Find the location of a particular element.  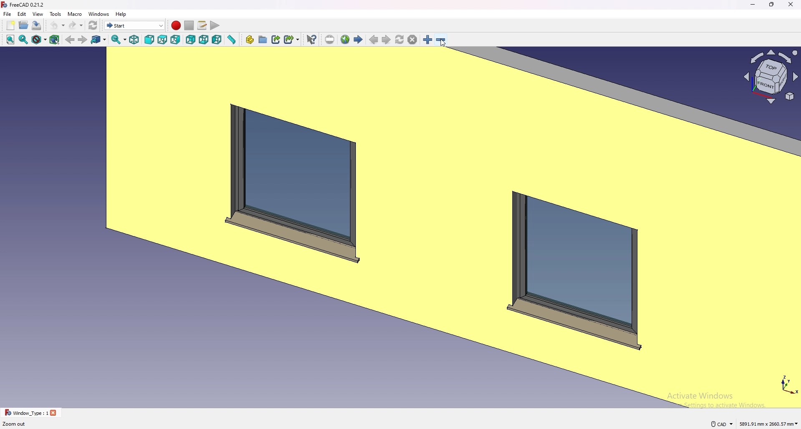

right is located at coordinates (176, 39).